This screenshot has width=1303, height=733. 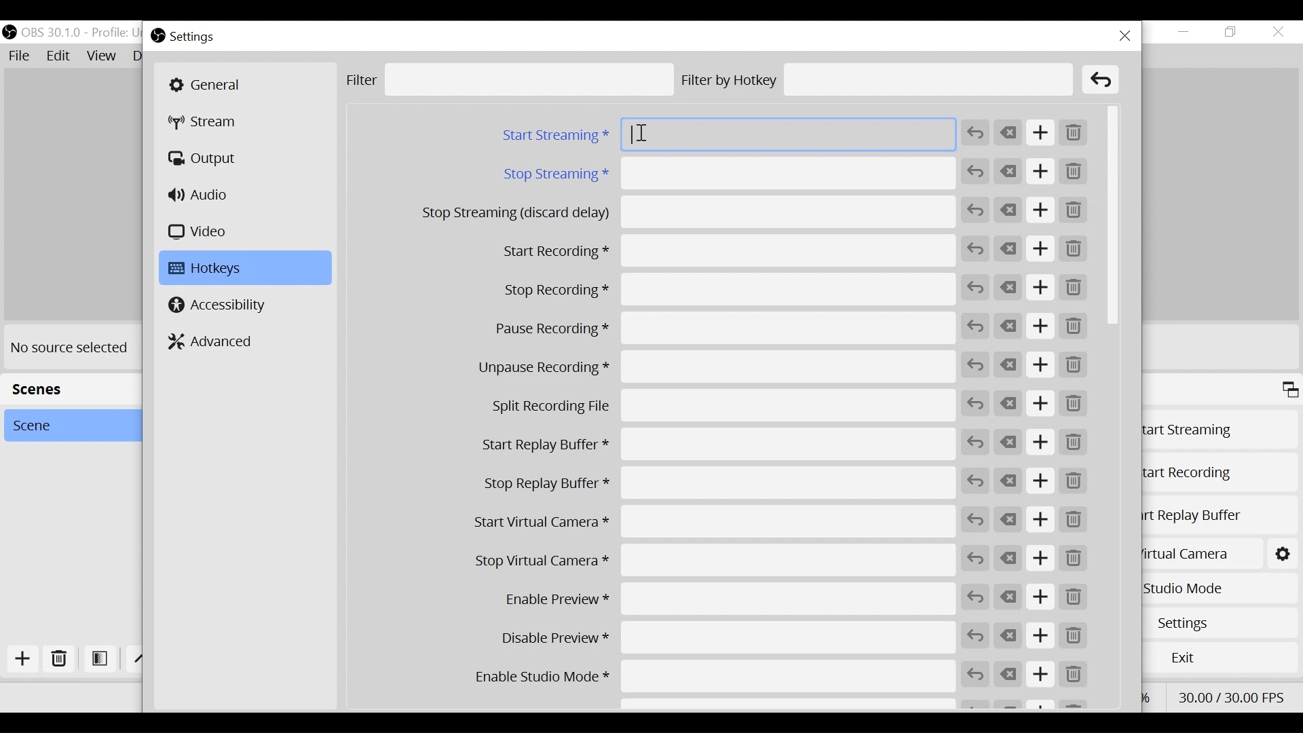 What do you see at coordinates (1041, 559) in the screenshot?
I see `Add` at bounding box center [1041, 559].